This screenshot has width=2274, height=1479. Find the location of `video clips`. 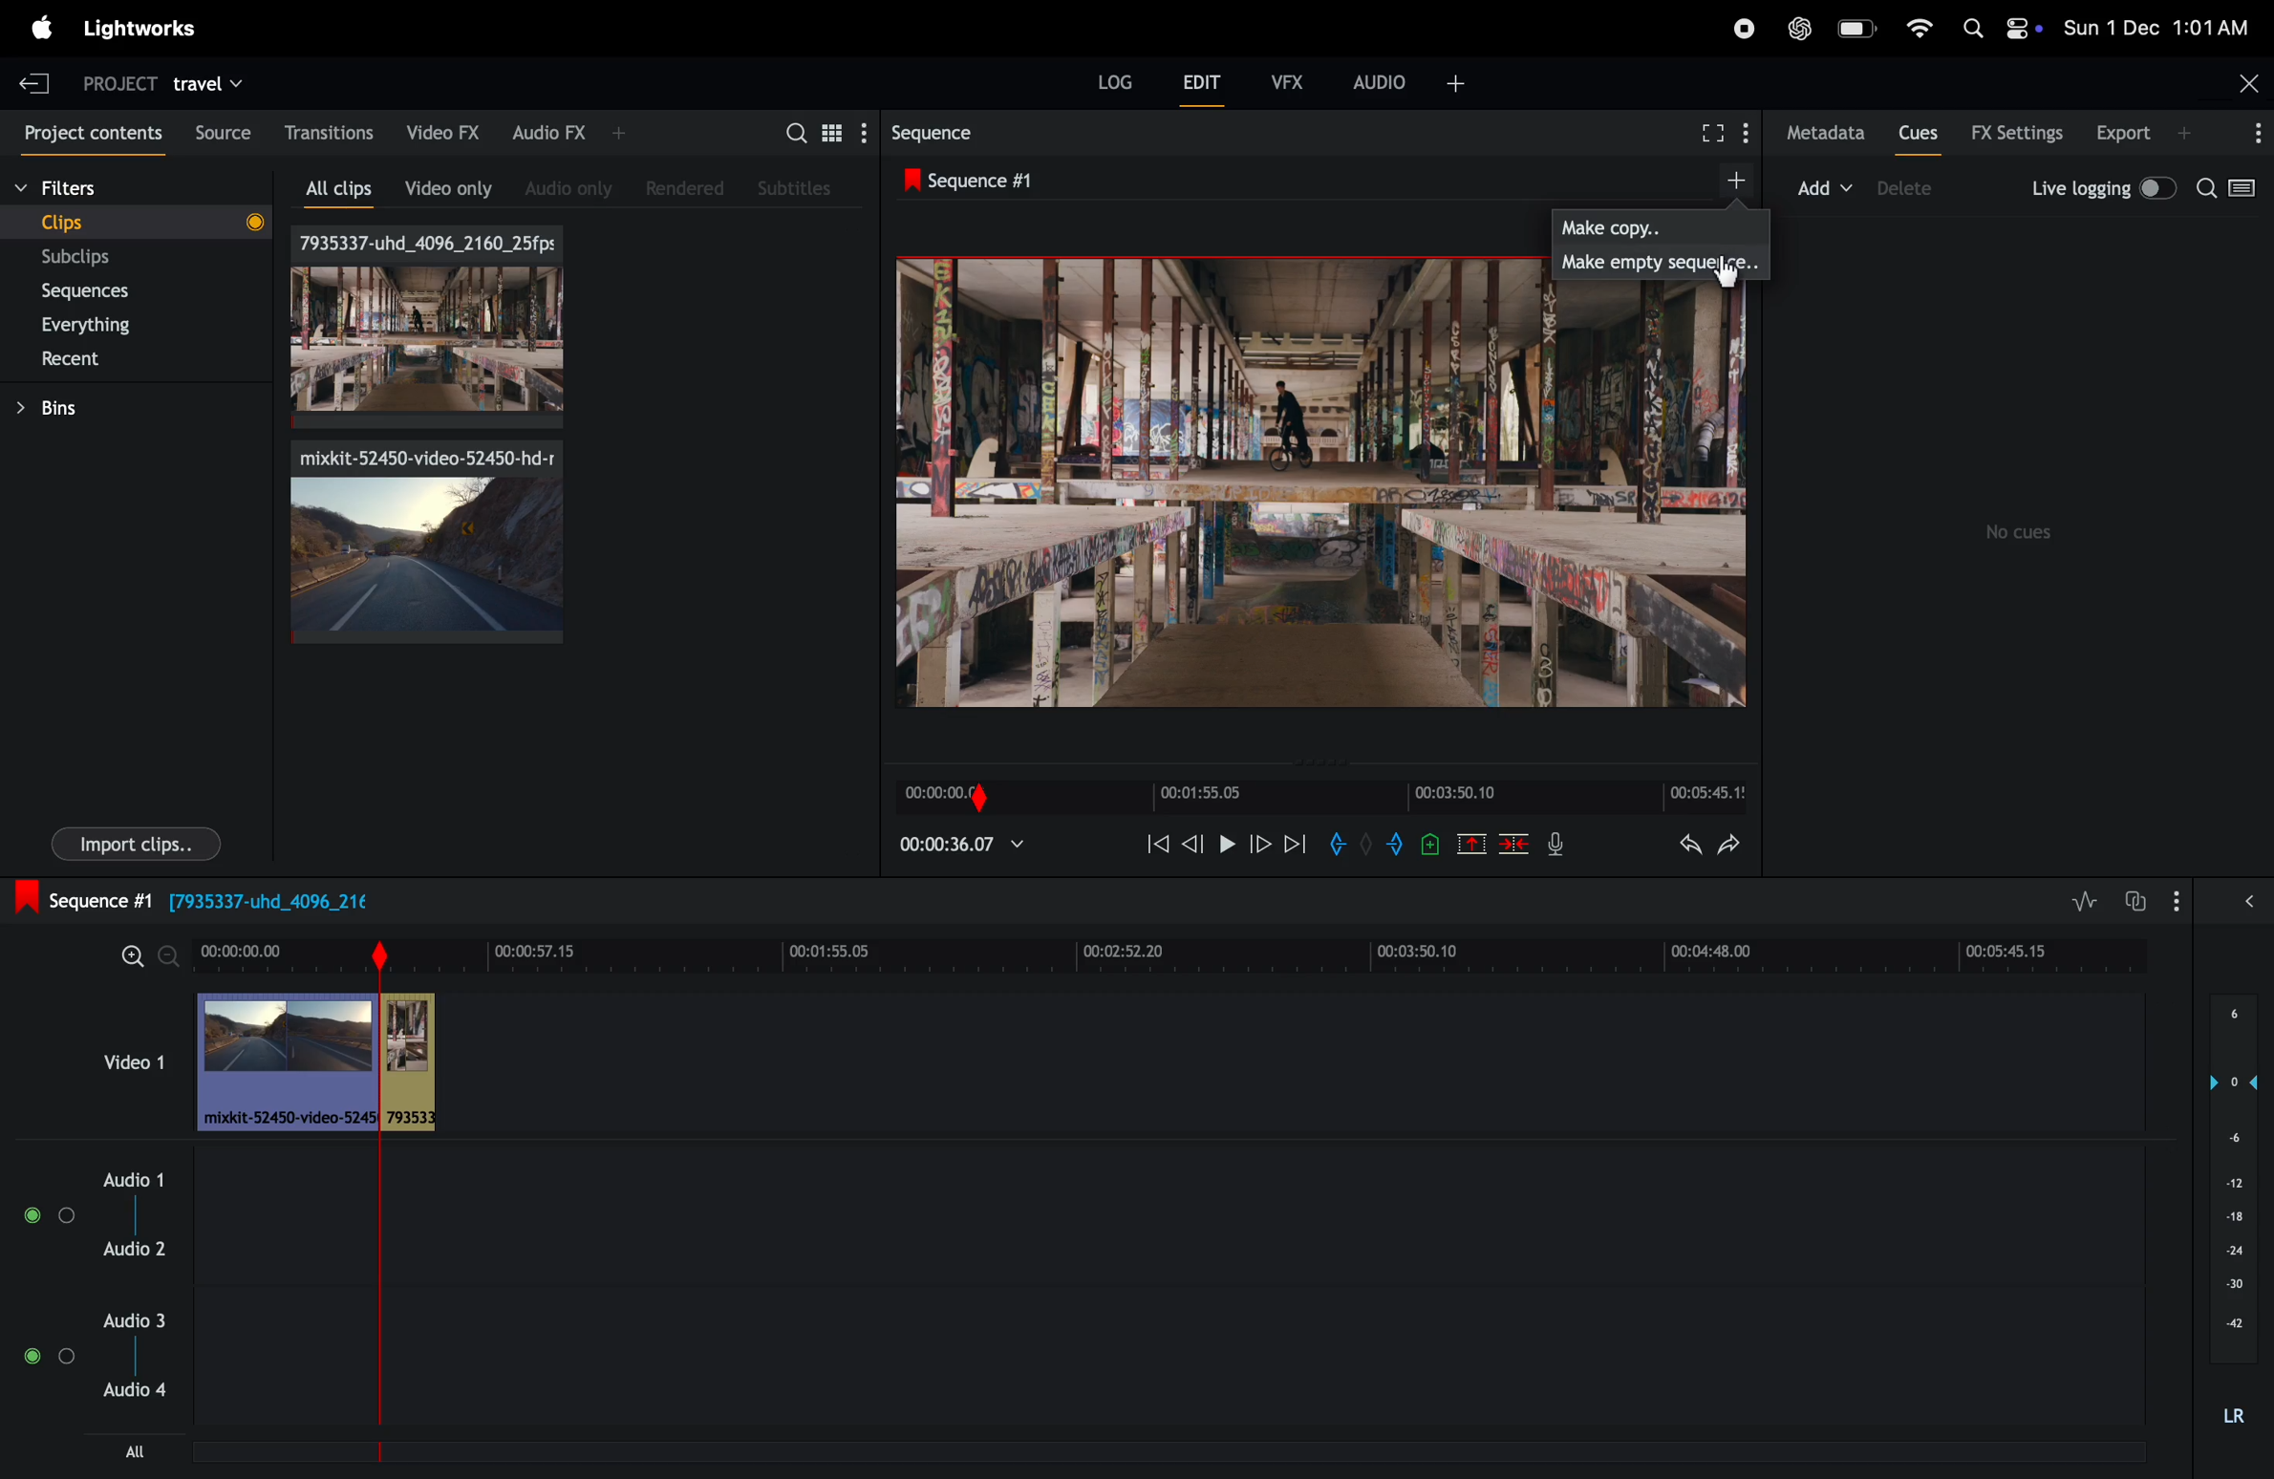

video clips is located at coordinates (131, 1063).